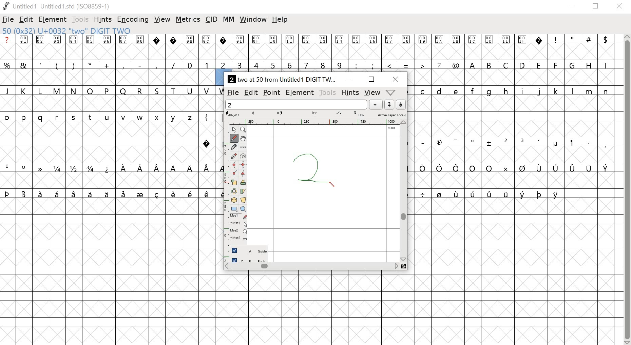 This screenshot has height=345, width=631. What do you see at coordinates (348, 78) in the screenshot?
I see `minimize` at bounding box center [348, 78].